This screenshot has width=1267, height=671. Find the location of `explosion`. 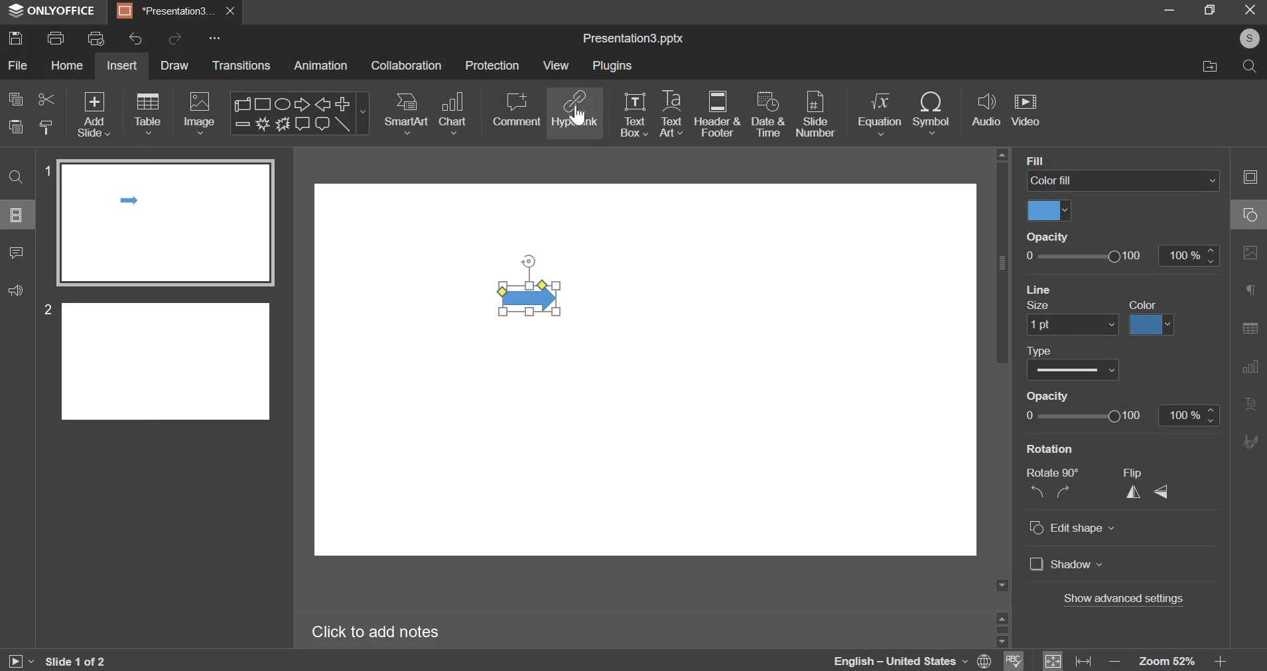

explosion is located at coordinates (261, 124).